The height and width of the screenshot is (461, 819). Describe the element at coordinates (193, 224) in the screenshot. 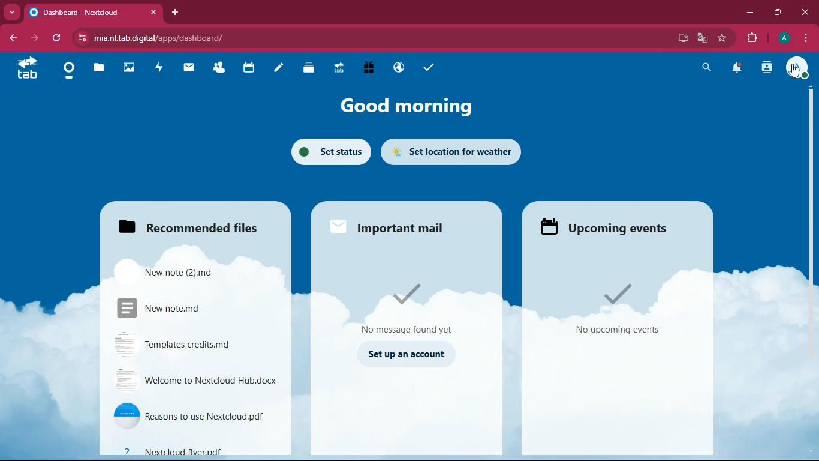

I see `files` at that location.